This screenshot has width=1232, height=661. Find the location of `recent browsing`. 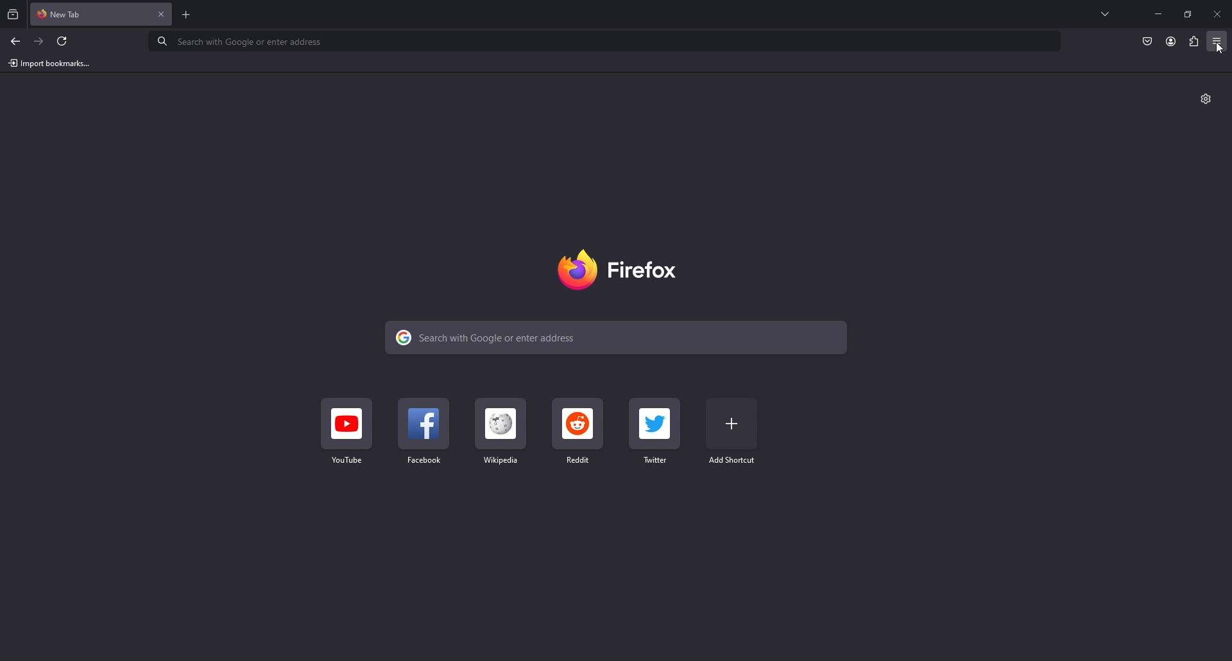

recent browsing is located at coordinates (14, 14).